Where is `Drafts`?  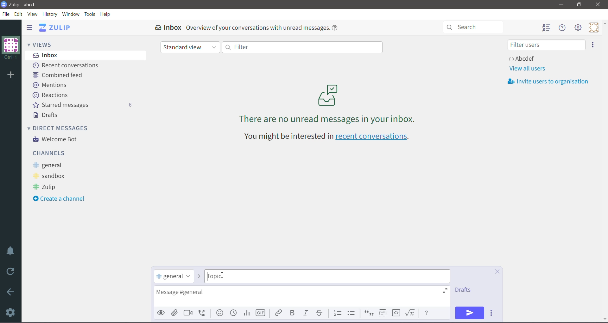
Drafts is located at coordinates (465, 290).